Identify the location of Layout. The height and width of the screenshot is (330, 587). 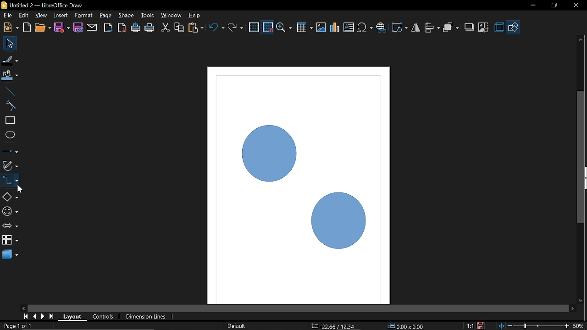
(73, 317).